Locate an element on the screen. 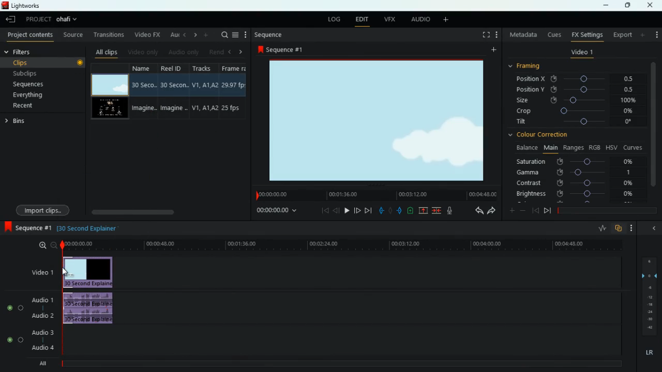  audio only is located at coordinates (182, 52).